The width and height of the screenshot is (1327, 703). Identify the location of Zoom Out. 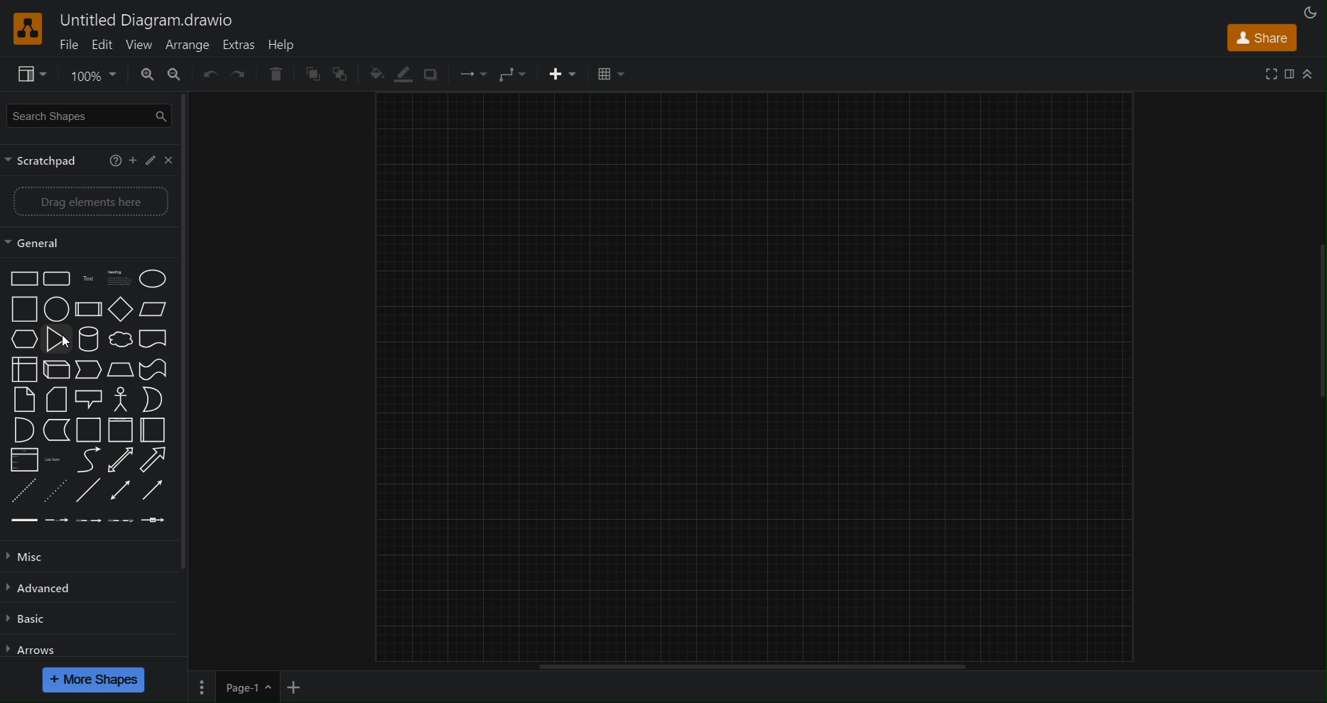
(179, 75).